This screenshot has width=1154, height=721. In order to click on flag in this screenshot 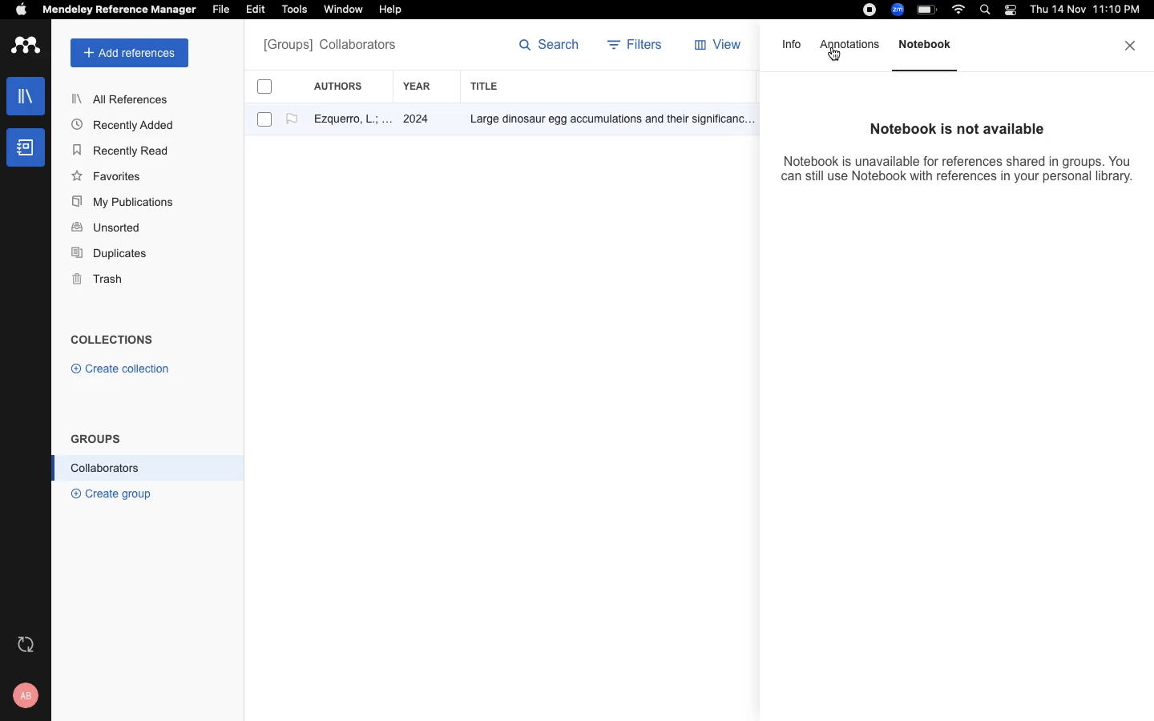, I will do `click(292, 119)`.